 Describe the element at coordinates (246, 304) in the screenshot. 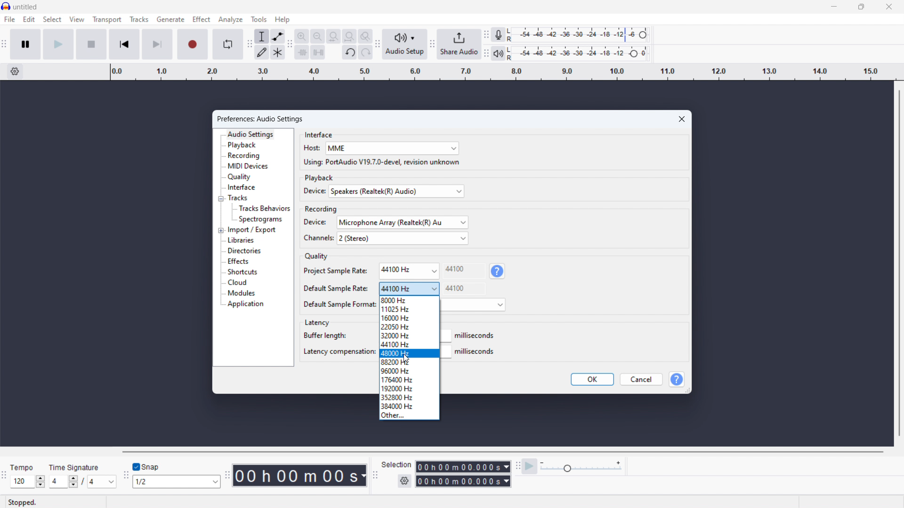

I see `application` at that location.